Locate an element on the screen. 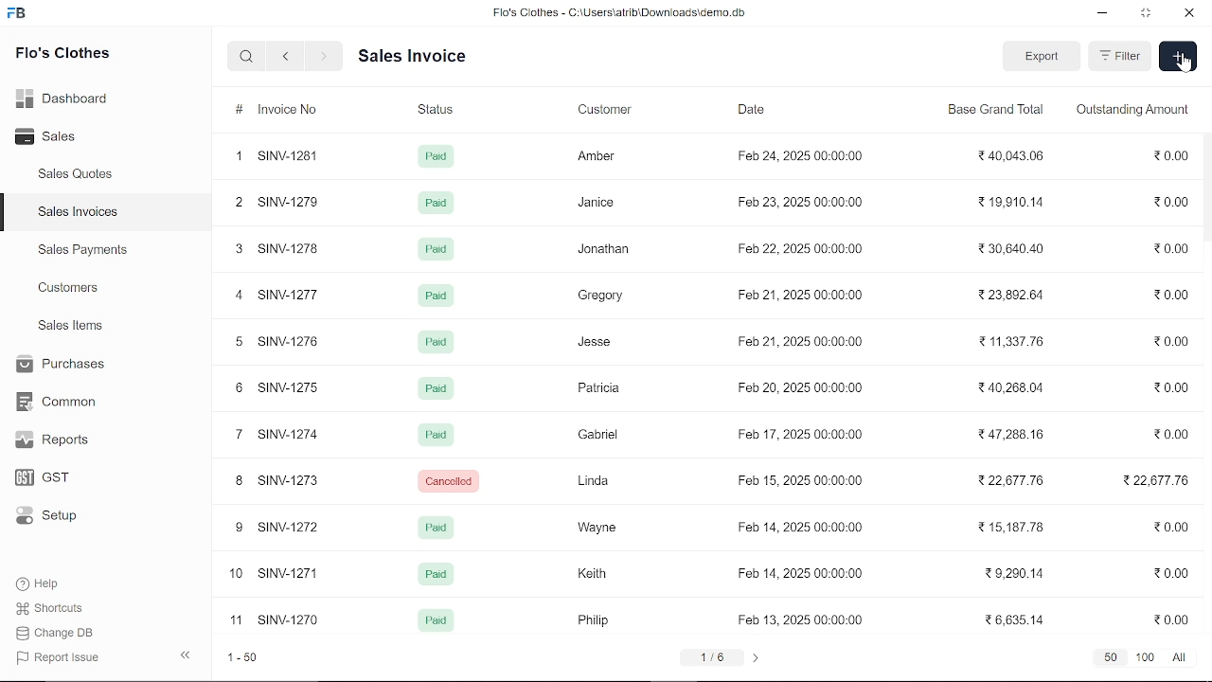  Purchases is located at coordinates (63, 366).